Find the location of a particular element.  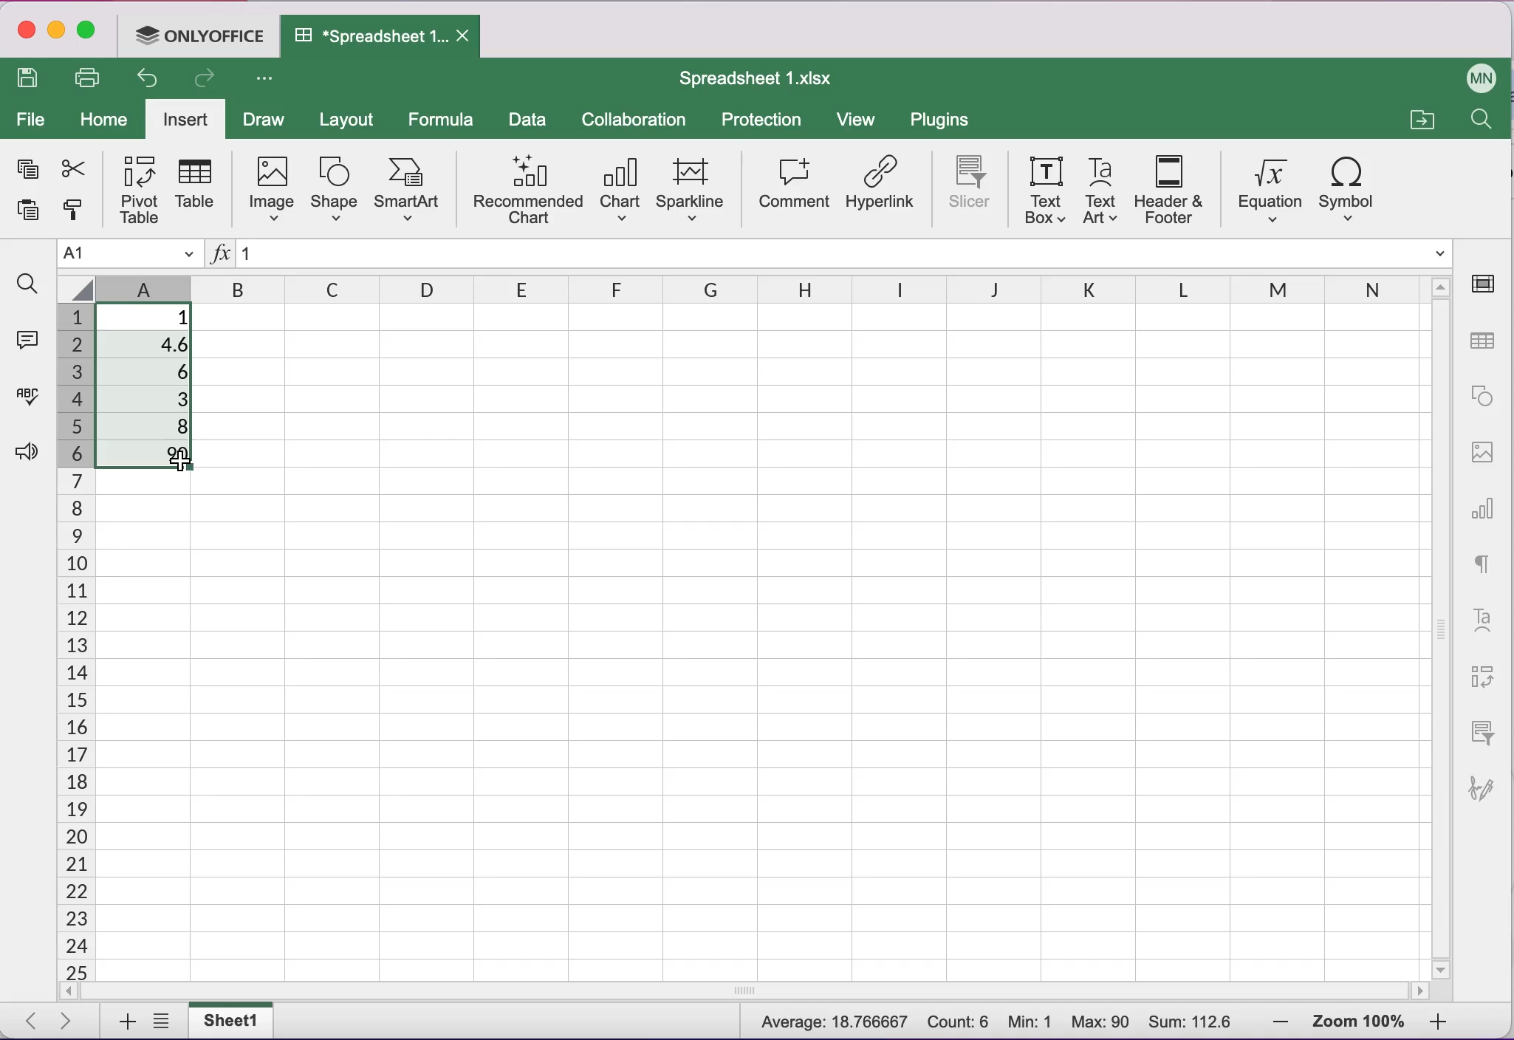

slicer is located at coordinates (1481, 736).